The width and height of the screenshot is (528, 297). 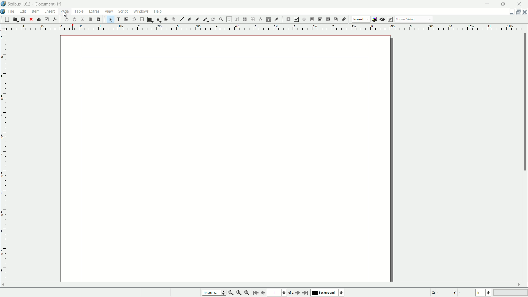 What do you see at coordinates (50, 11) in the screenshot?
I see `insert menu` at bounding box center [50, 11].